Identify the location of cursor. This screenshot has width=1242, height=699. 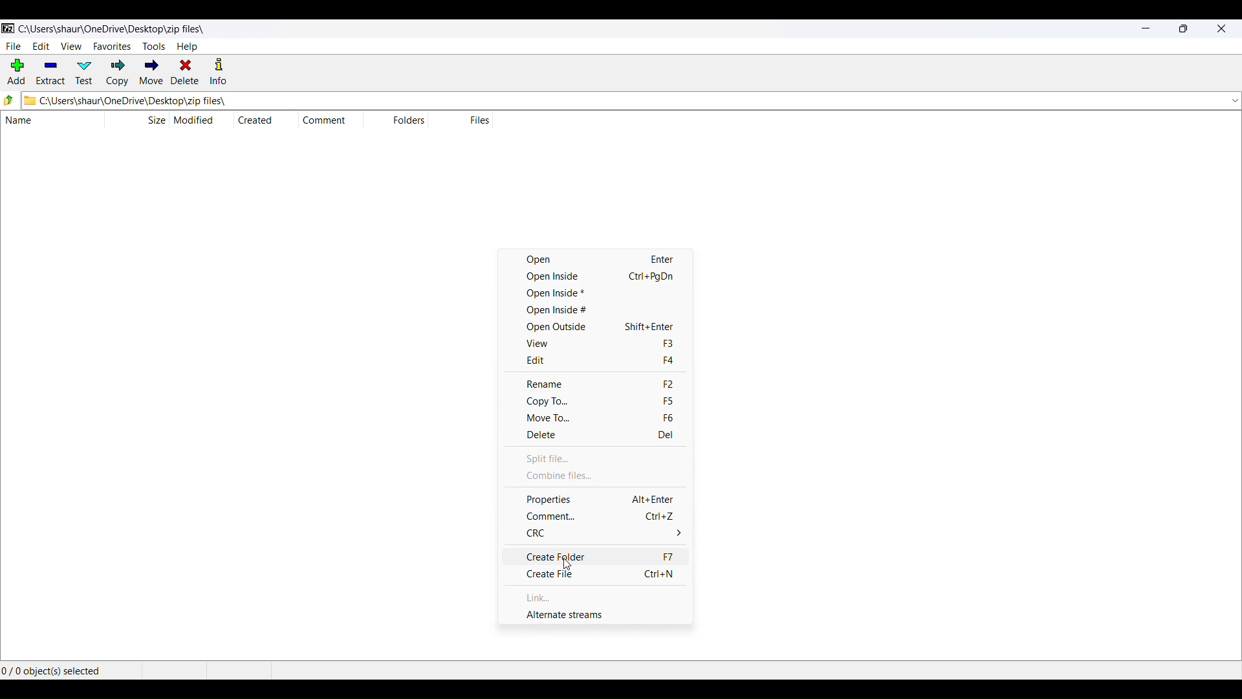
(569, 564).